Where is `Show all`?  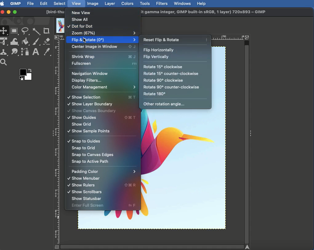
Show all is located at coordinates (81, 21).